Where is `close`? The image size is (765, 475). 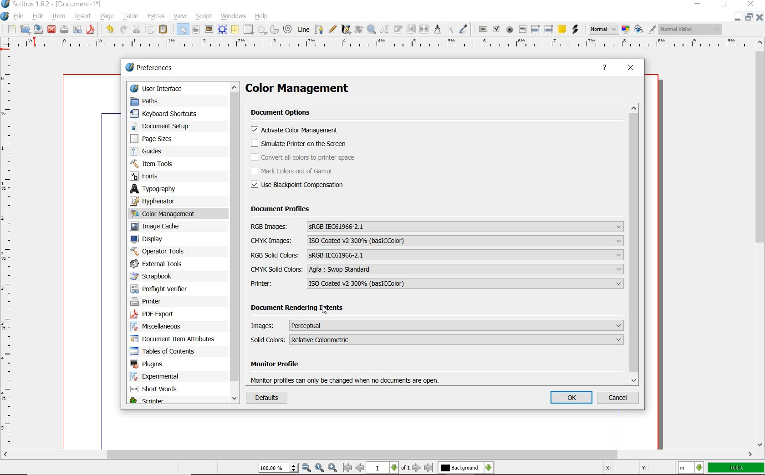
close is located at coordinates (760, 18).